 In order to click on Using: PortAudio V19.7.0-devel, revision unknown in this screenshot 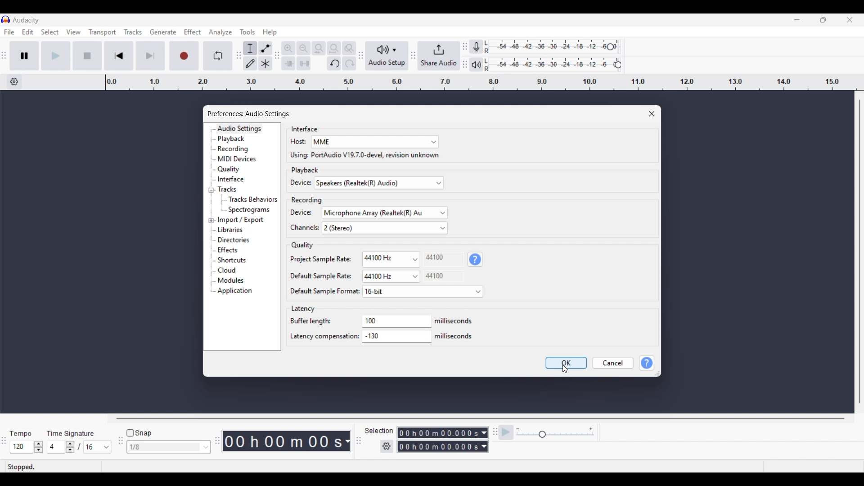, I will do `click(361, 156)`.